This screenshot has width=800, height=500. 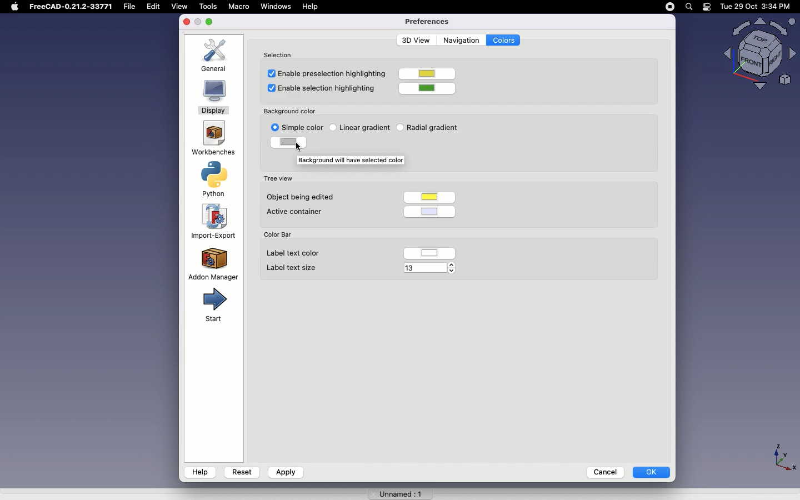 What do you see at coordinates (213, 306) in the screenshot?
I see `Start` at bounding box center [213, 306].